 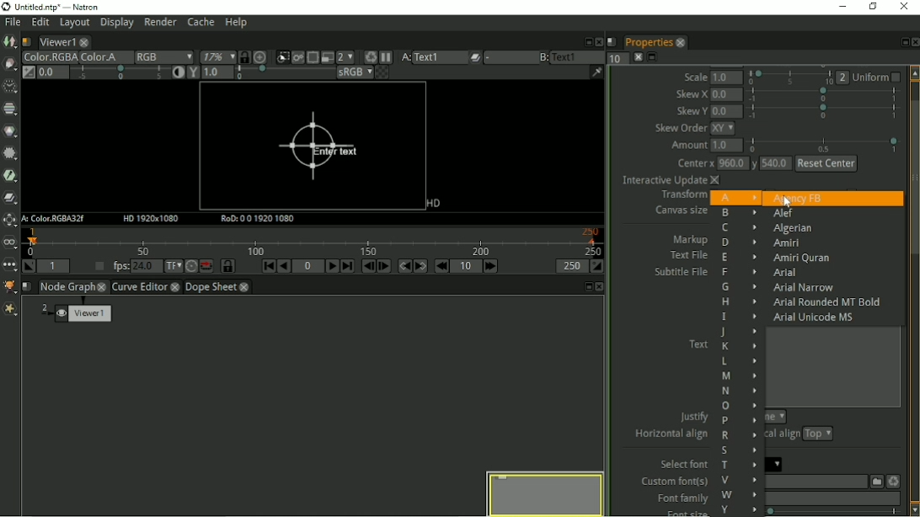 I want to click on 1.0, so click(x=729, y=77).